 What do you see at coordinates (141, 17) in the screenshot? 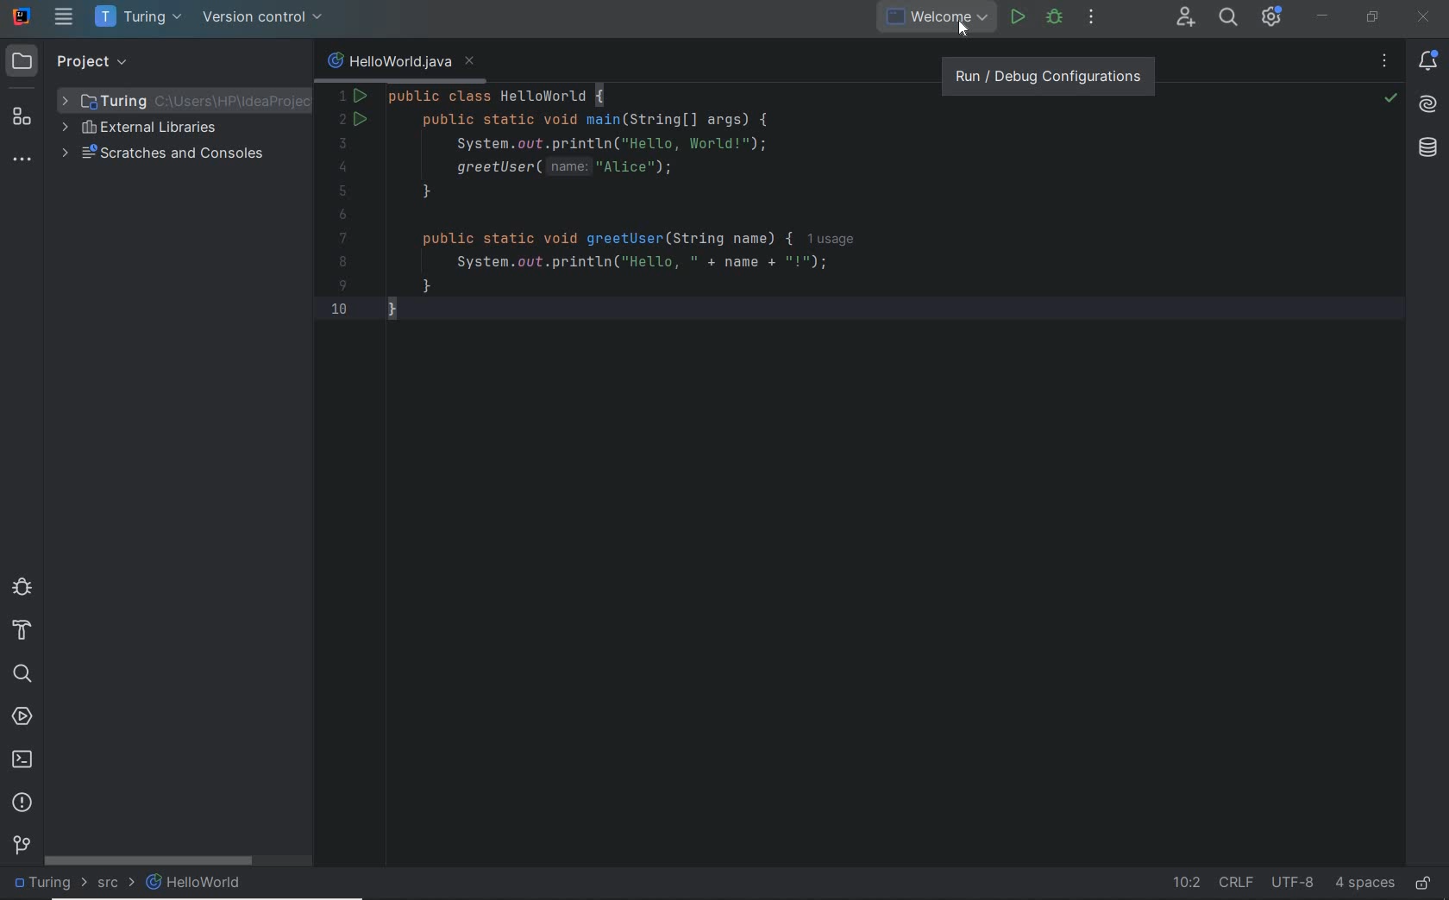
I see `project name` at bounding box center [141, 17].